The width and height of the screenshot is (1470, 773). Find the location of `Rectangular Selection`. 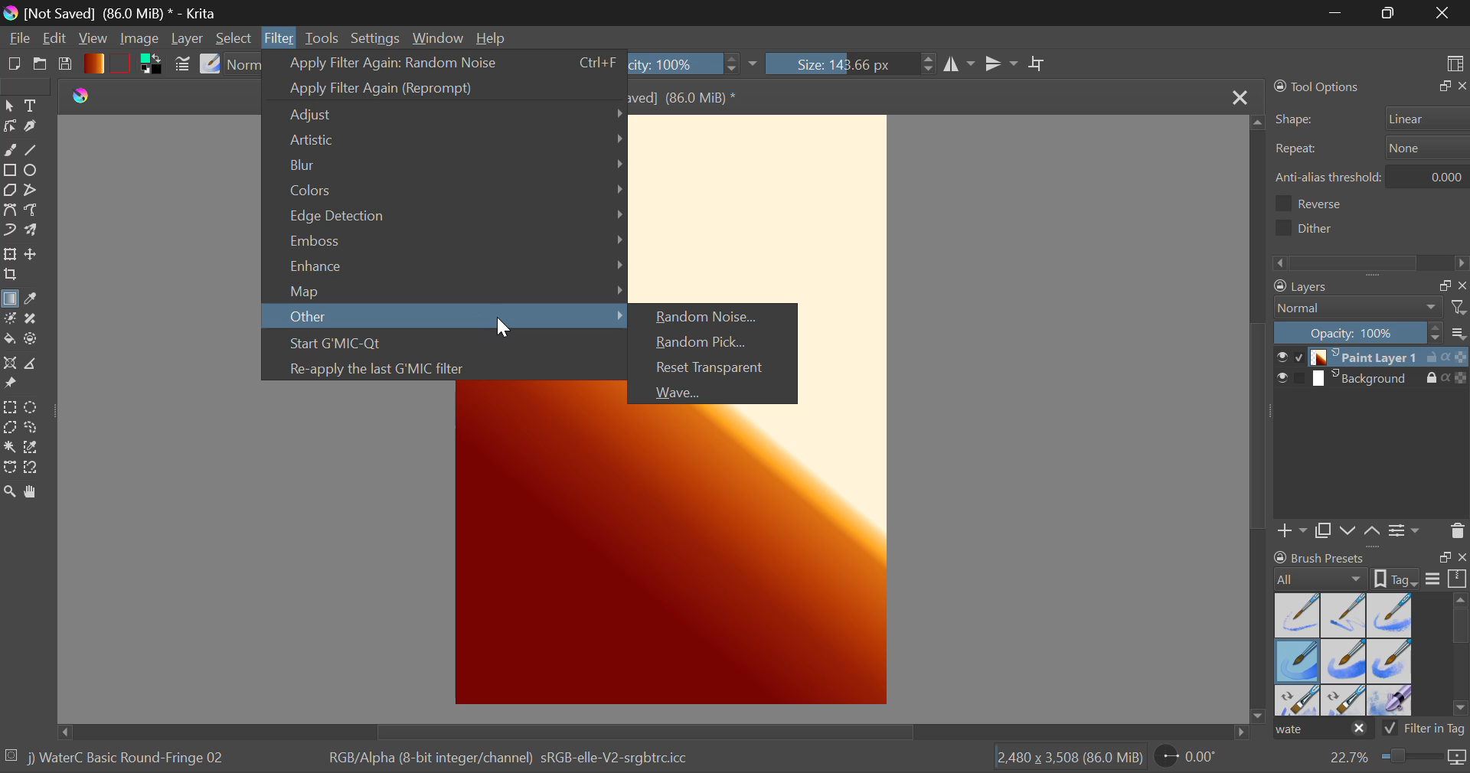

Rectangular Selection is located at coordinates (9, 409).